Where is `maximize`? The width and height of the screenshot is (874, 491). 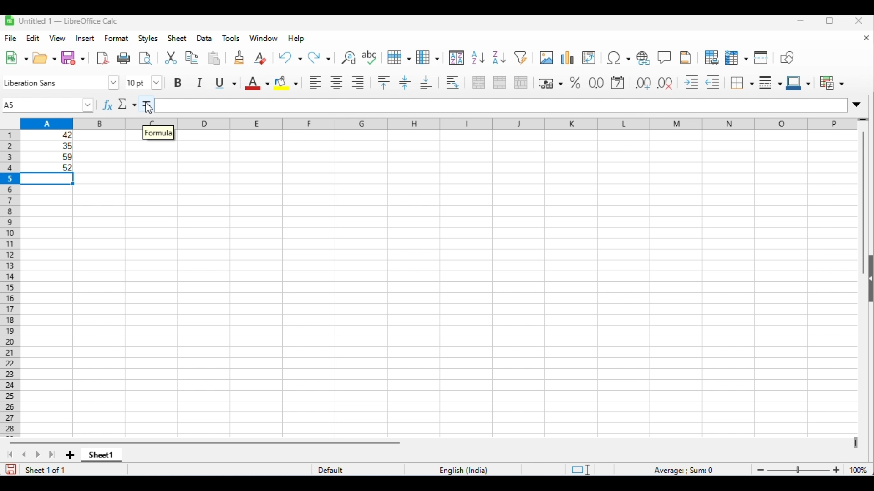 maximize is located at coordinates (829, 21).